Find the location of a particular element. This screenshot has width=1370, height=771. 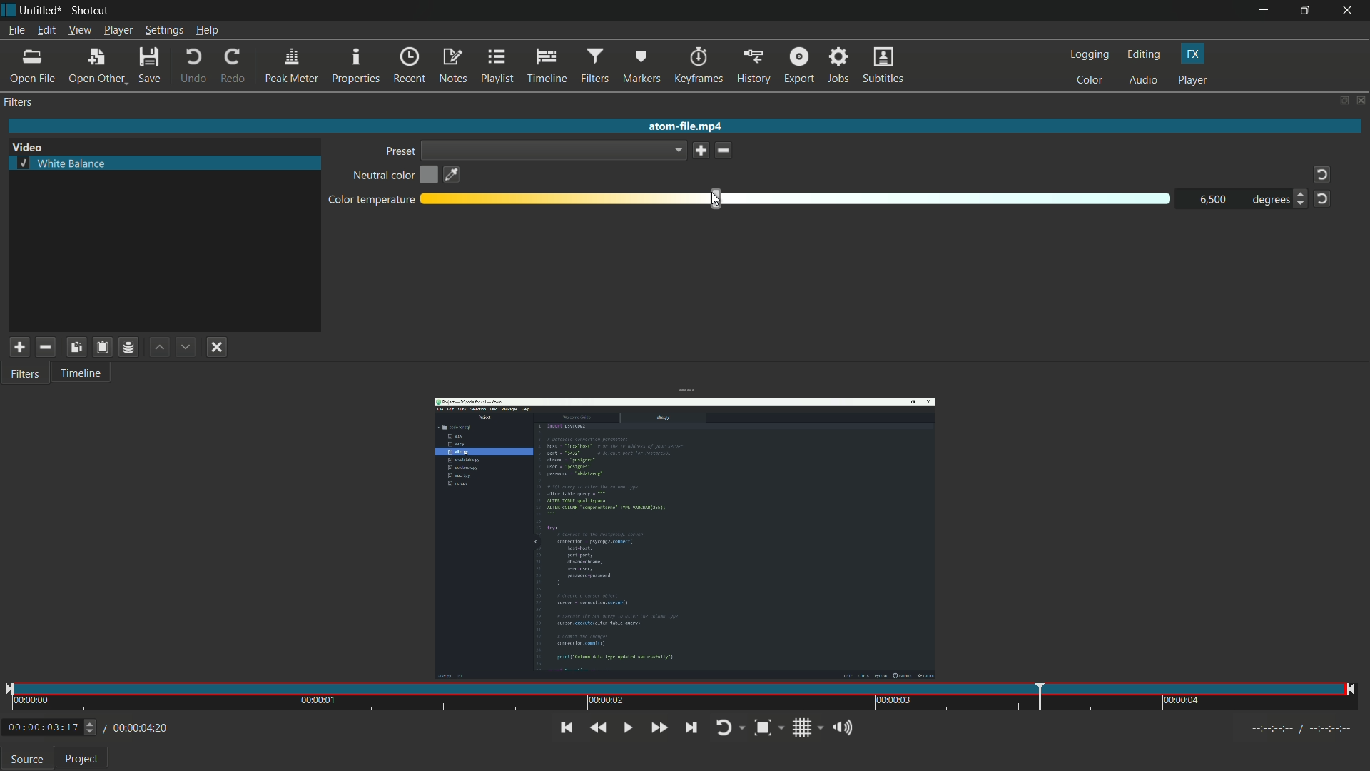

delete is located at coordinates (725, 151).